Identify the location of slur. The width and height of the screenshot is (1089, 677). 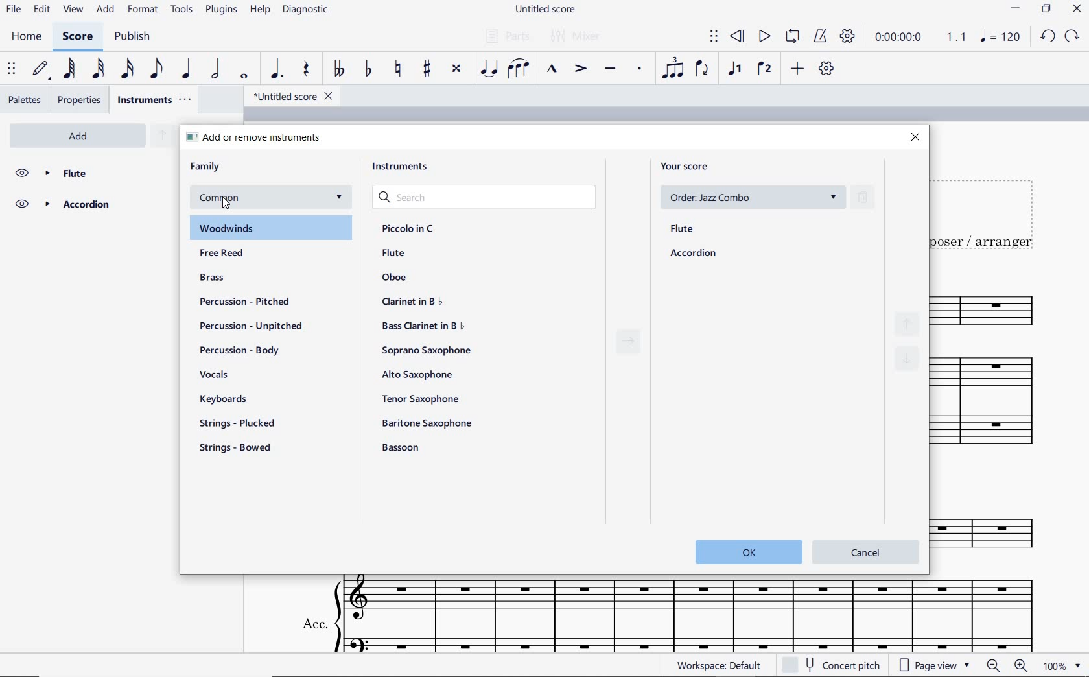
(521, 69).